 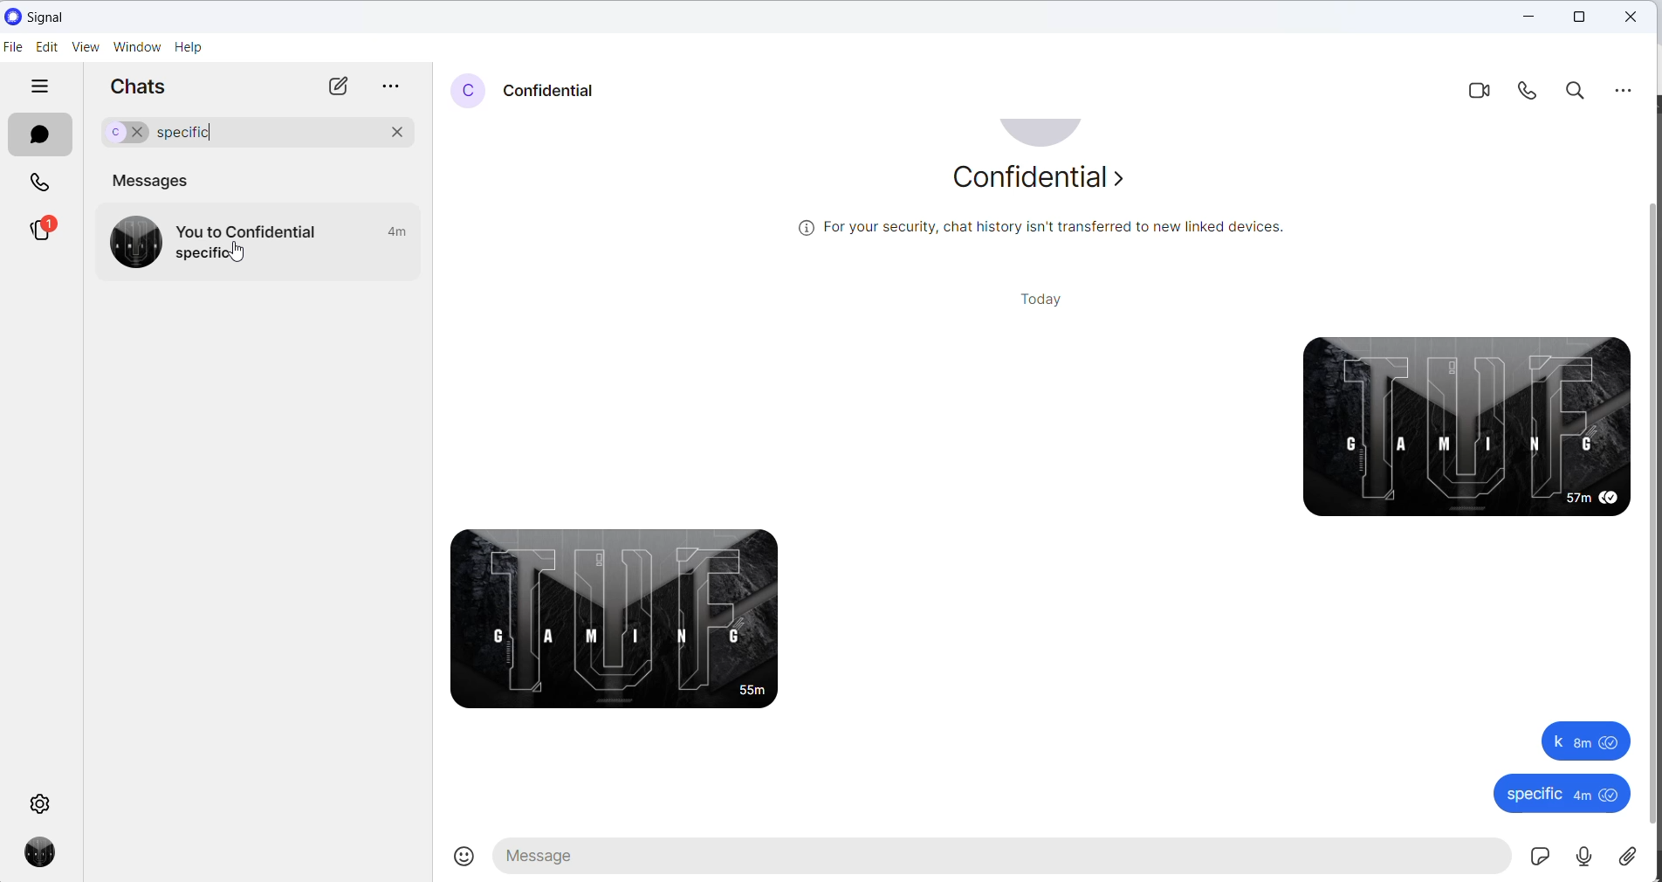 What do you see at coordinates (388, 89) in the screenshot?
I see `more options` at bounding box center [388, 89].